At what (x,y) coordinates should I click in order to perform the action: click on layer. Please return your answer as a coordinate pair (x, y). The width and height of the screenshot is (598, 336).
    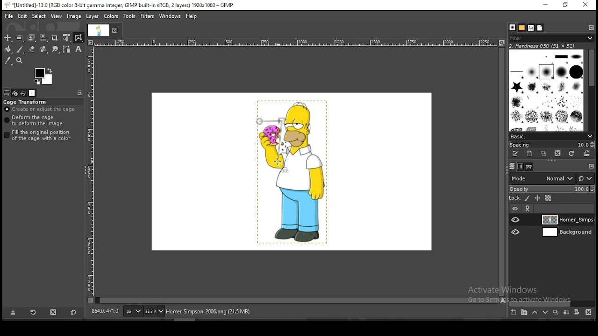
    Looking at the image, I should click on (566, 233).